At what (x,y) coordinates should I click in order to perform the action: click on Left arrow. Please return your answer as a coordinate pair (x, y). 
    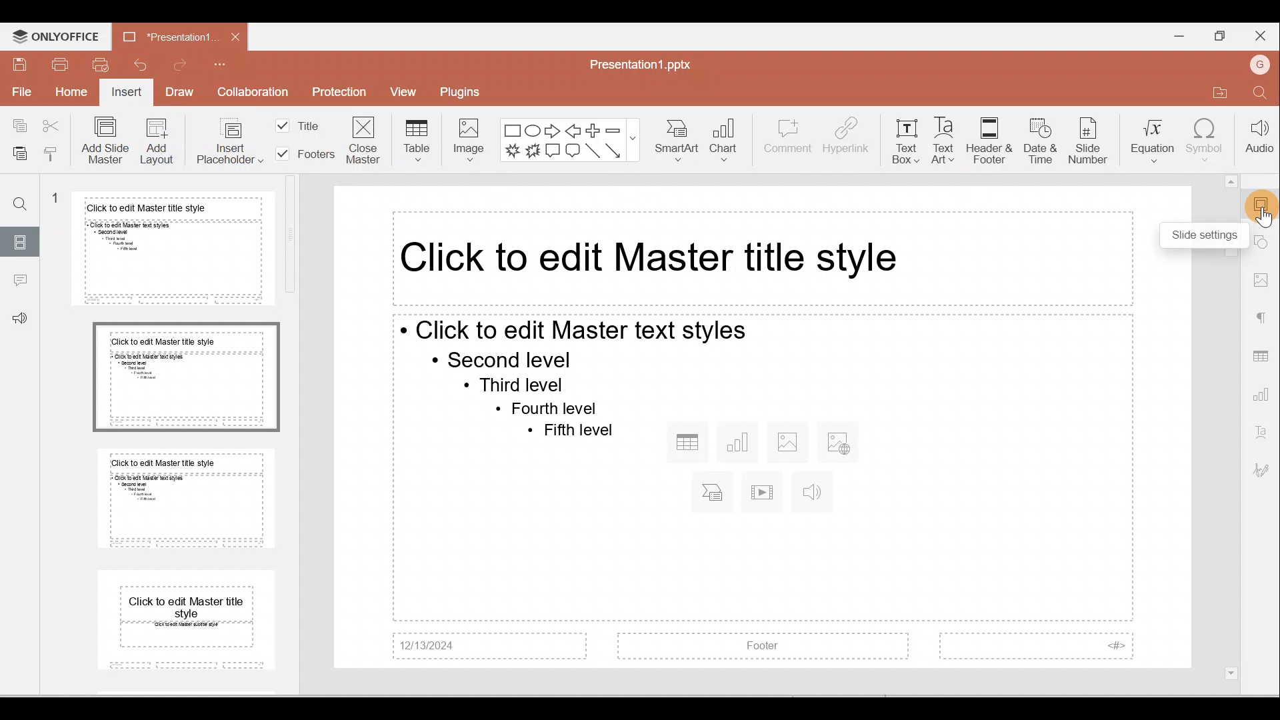
    Looking at the image, I should click on (575, 129).